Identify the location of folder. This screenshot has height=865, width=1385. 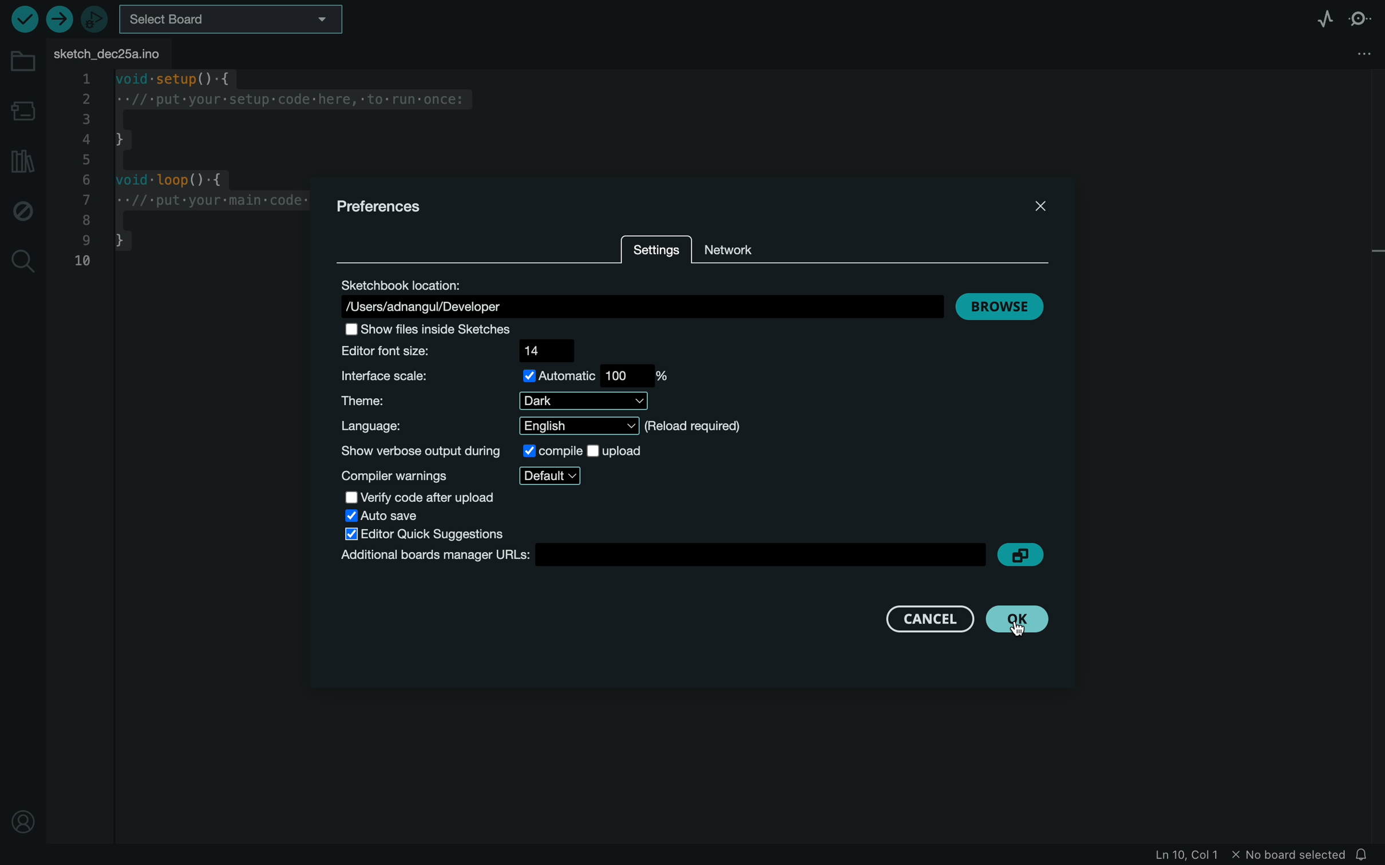
(23, 61).